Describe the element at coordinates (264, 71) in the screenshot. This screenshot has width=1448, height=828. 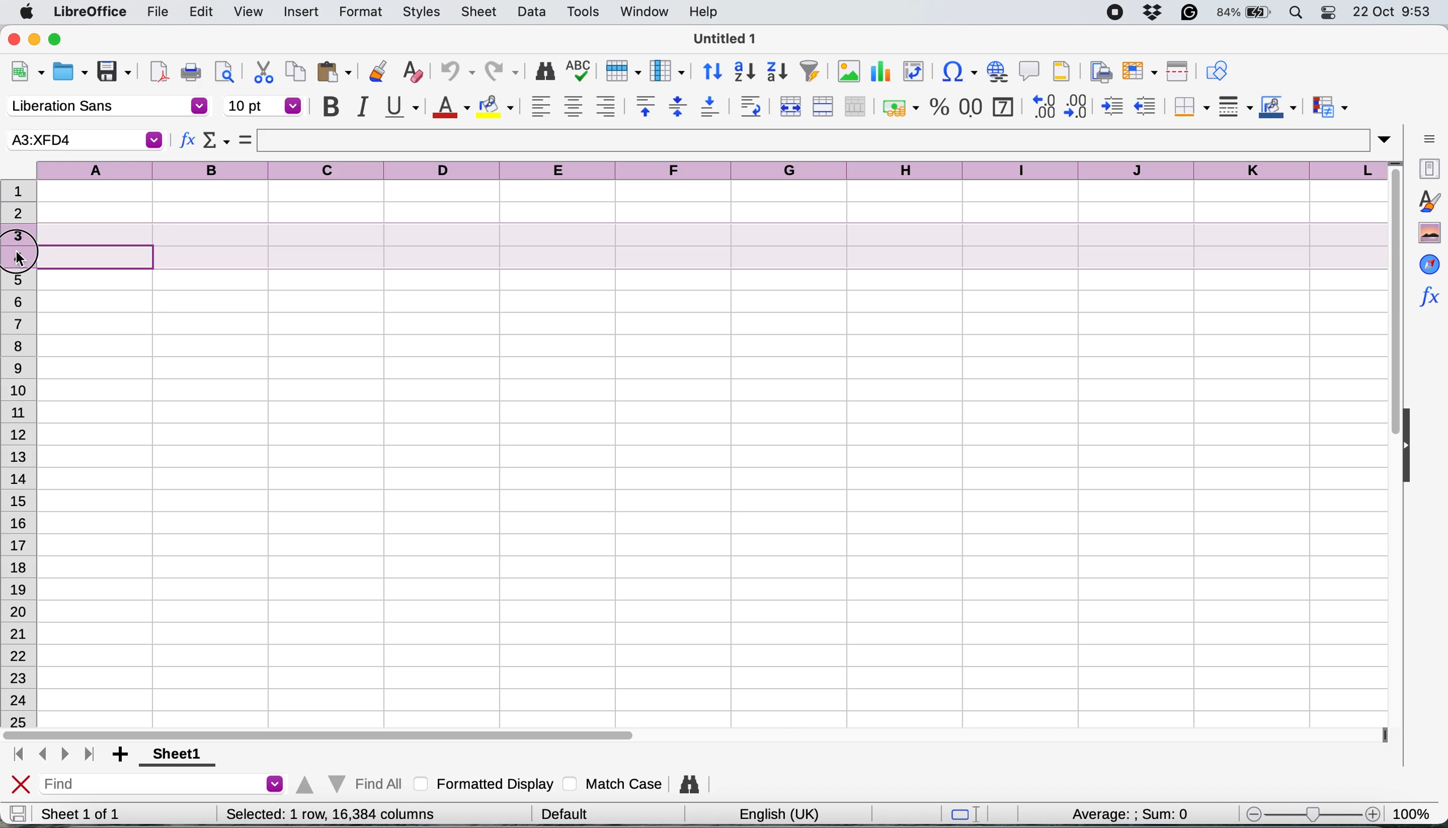
I see `cut` at that location.